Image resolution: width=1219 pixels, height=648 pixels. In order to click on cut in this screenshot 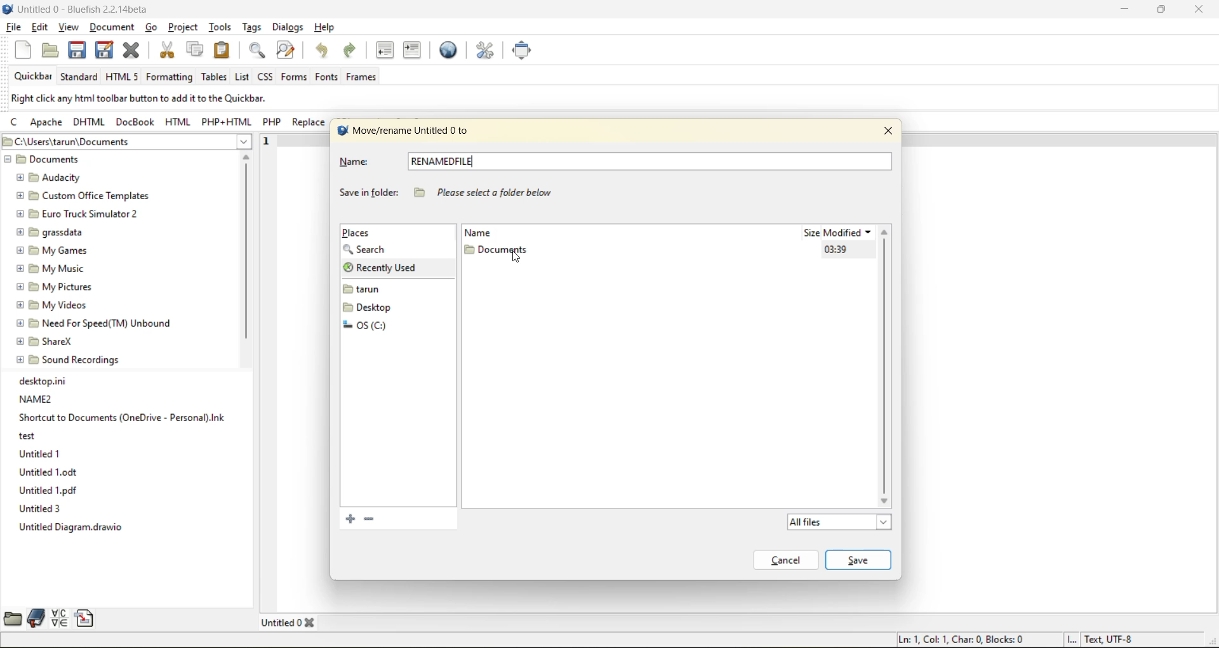, I will do `click(168, 50)`.